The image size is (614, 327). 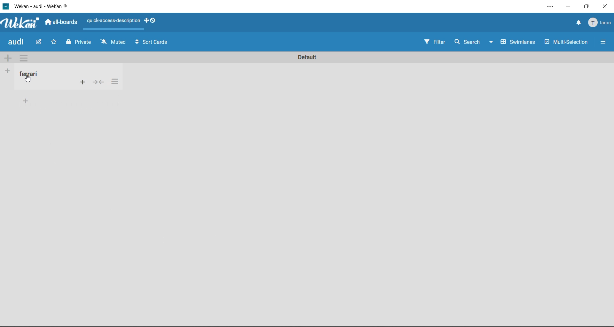 I want to click on Down-arrow, so click(x=491, y=44).